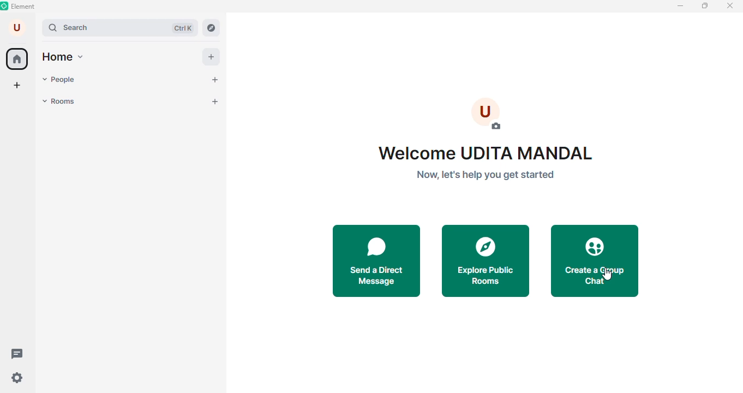 Image resolution: width=743 pixels, height=393 pixels. I want to click on create a group chat, so click(595, 260).